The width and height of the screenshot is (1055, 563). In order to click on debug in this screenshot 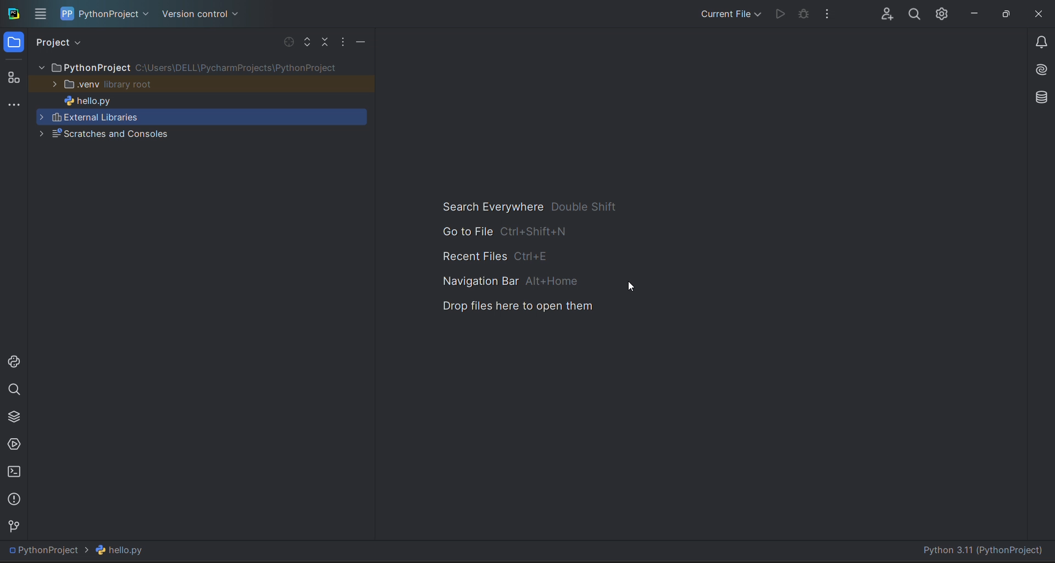, I will do `click(804, 13)`.